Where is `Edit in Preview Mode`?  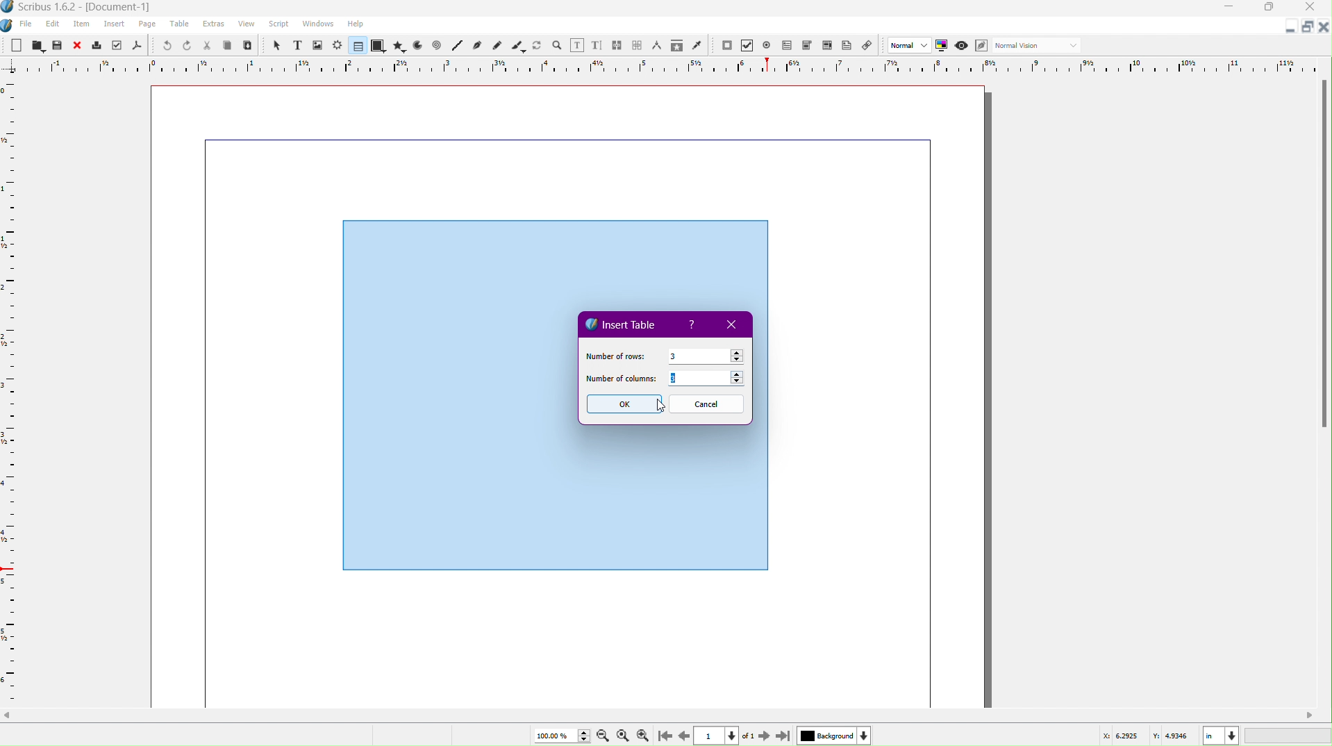
Edit in Preview Mode is located at coordinates (983, 46).